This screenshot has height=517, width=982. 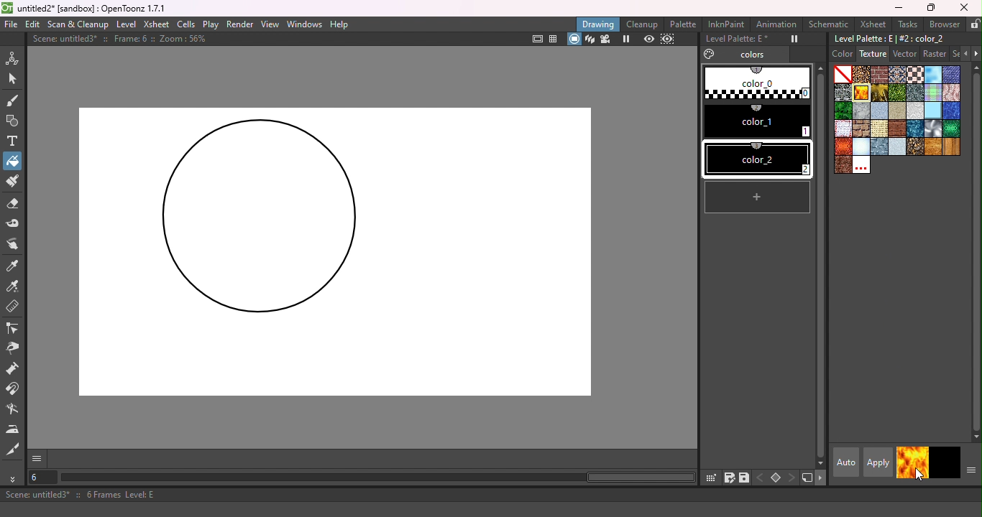 I want to click on Render, so click(x=242, y=24).